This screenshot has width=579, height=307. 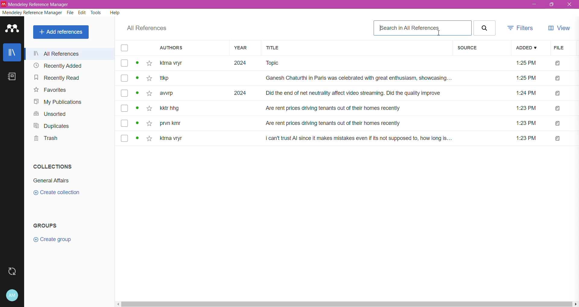 I want to click on Groups, so click(x=49, y=226).